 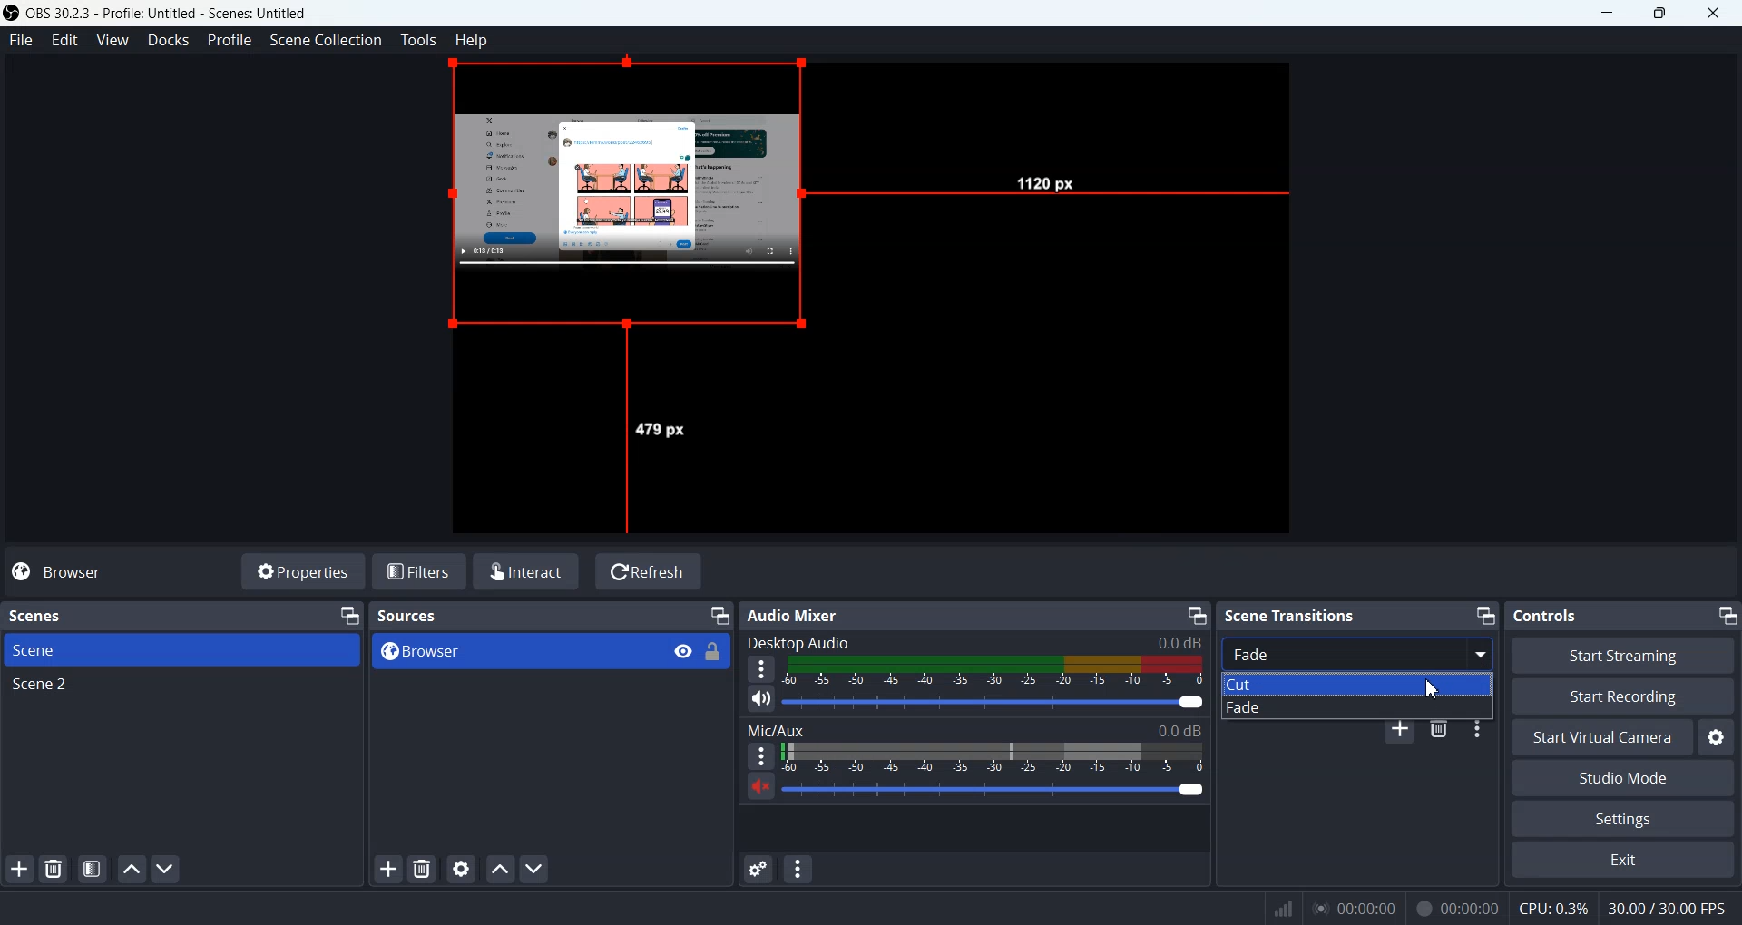 I want to click on Text, so click(x=974, y=729).